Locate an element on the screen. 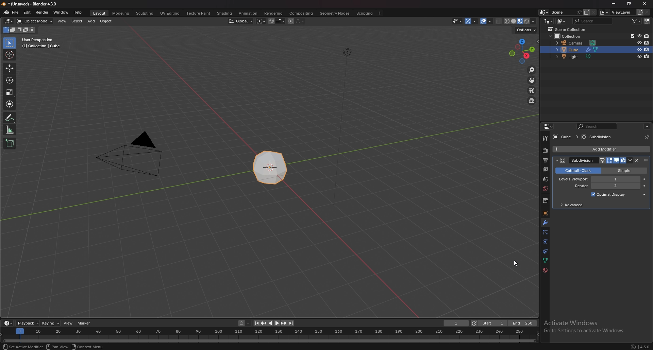  render is located at coordinates (42, 12).